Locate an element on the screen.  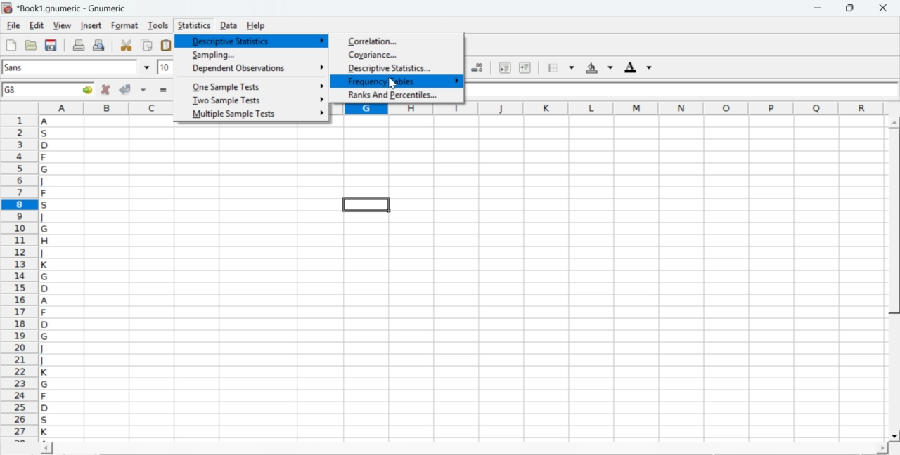
10 is located at coordinates (165, 67).